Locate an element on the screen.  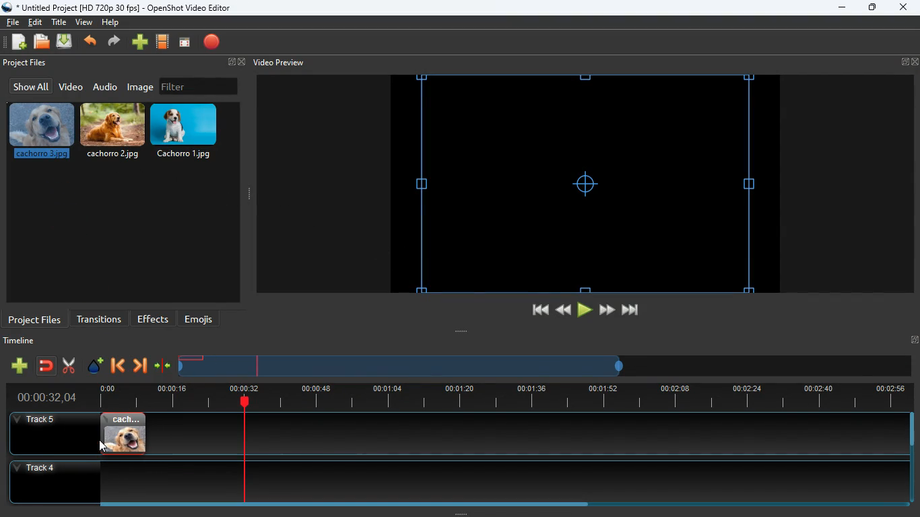
back is located at coordinates (562, 310).